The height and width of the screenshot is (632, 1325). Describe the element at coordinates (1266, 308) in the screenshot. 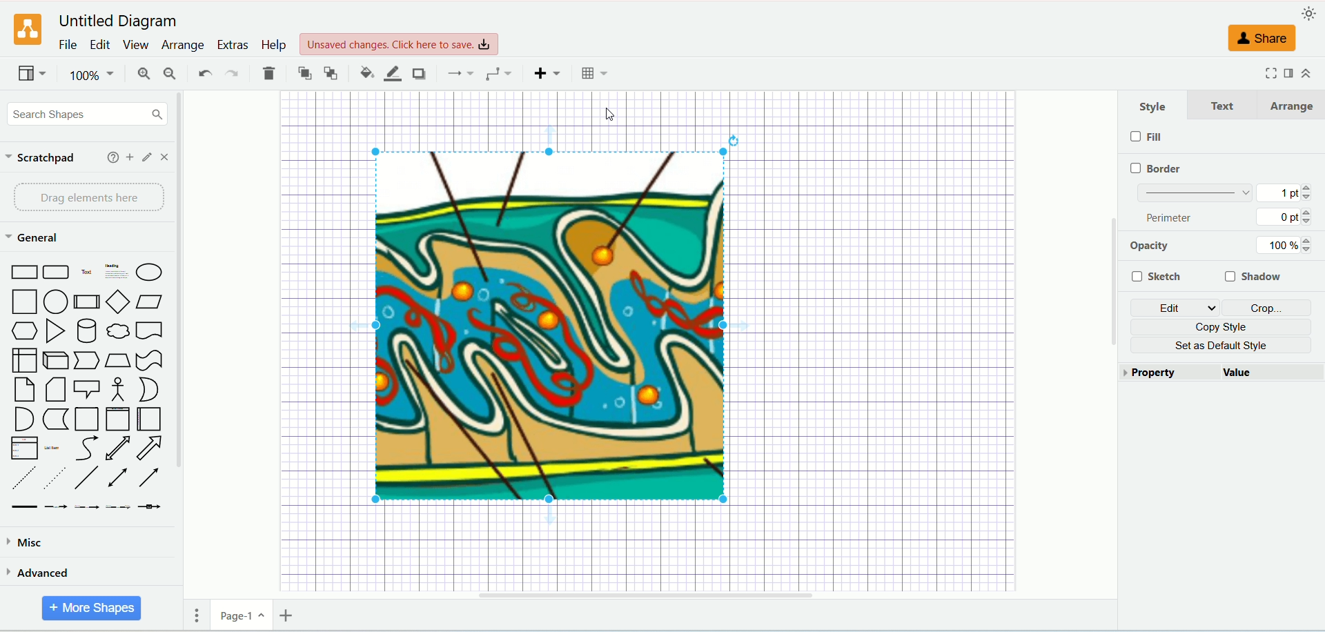

I see `crop` at that location.